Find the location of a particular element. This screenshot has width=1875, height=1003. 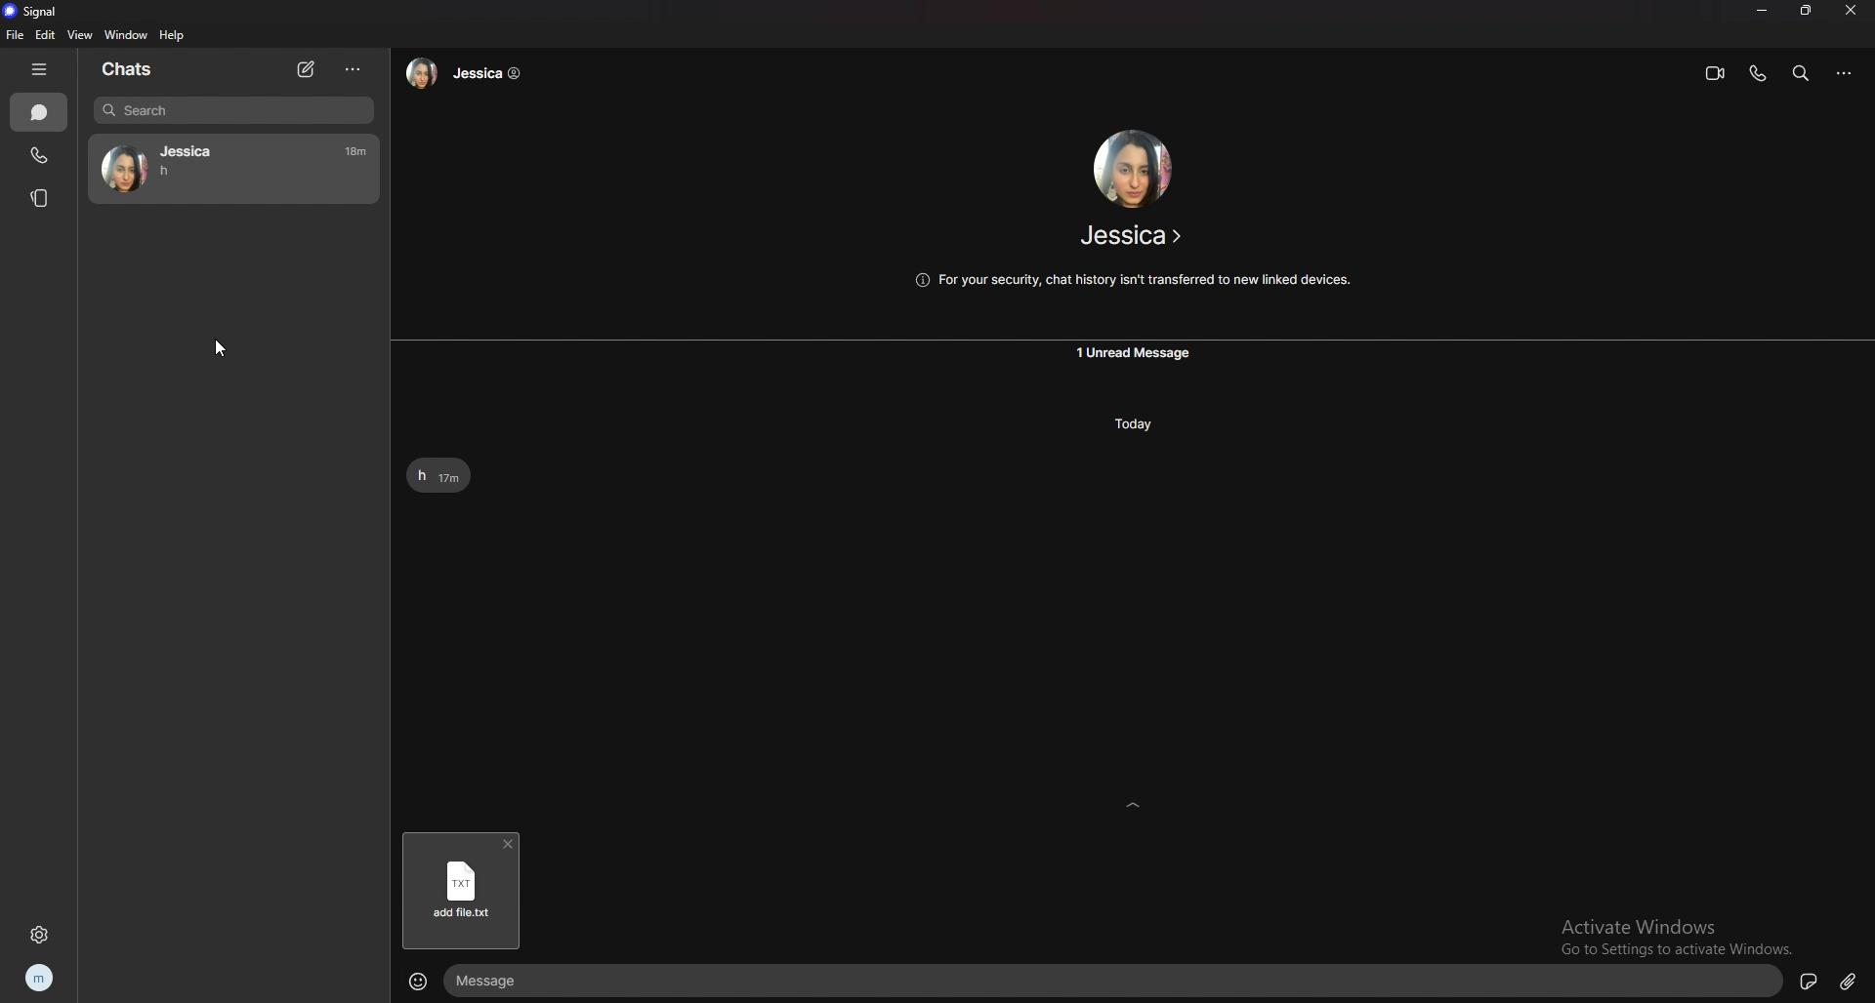

cursor is located at coordinates (221, 348).